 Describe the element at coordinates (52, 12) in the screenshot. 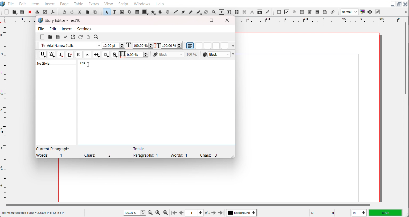

I see `Save as PDF` at that location.